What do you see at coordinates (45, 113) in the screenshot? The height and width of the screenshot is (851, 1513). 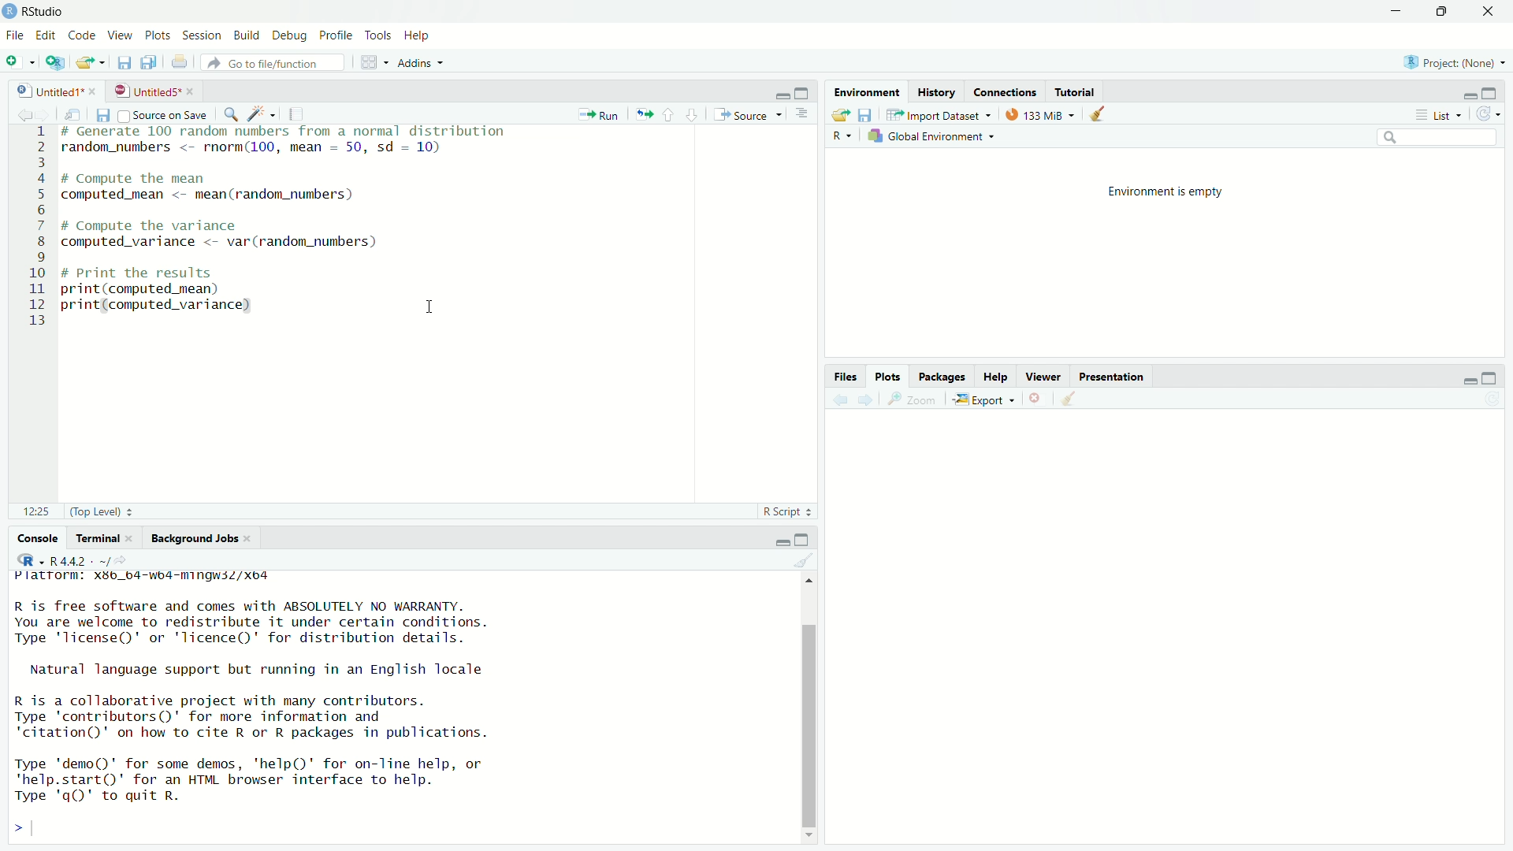 I see `go forward to the next source location` at bounding box center [45, 113].